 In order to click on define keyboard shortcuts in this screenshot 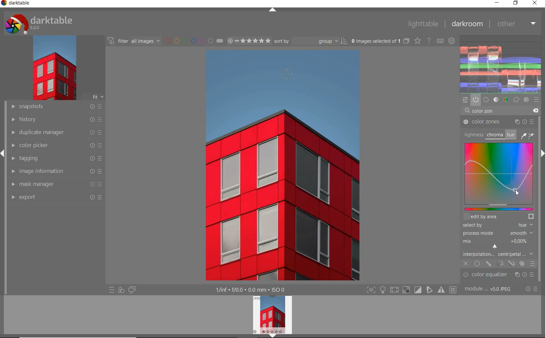, I will do `click(441, 41)`.